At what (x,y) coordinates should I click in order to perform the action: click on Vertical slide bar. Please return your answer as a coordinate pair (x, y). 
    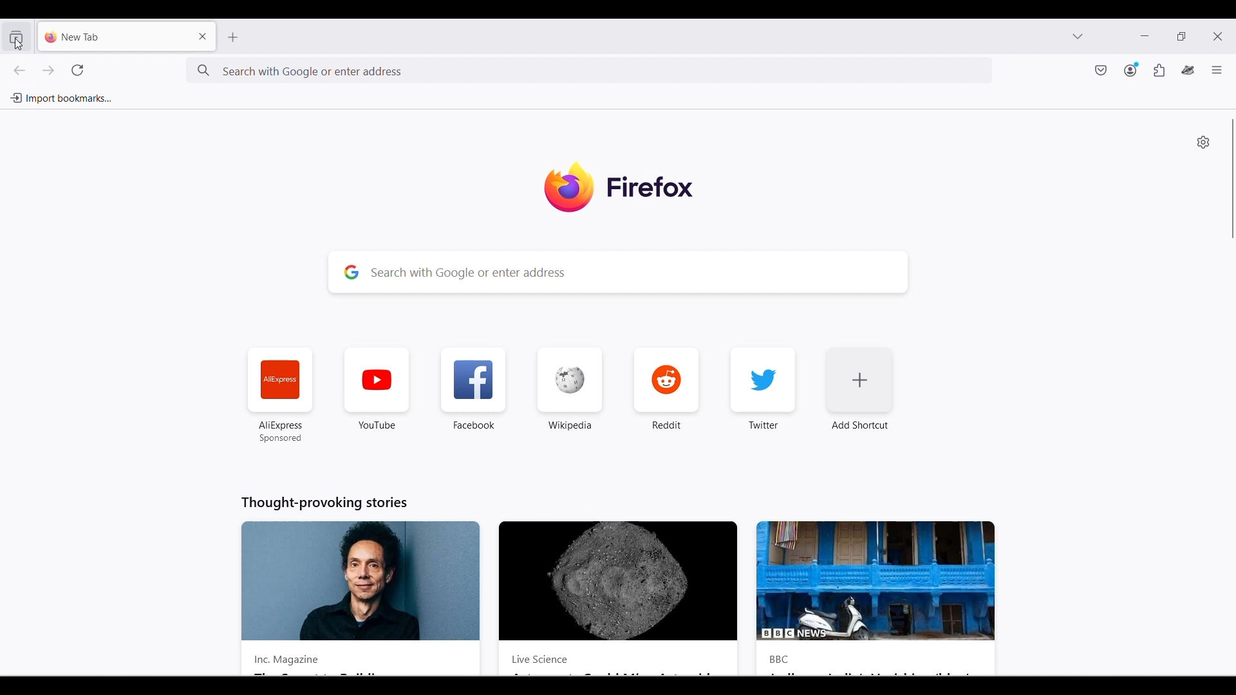
    Looking at the image, I should click on (1233, 180).